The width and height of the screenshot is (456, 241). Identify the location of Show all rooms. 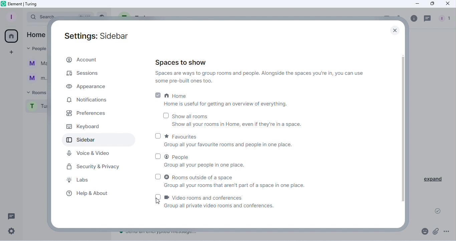
(228, 119).